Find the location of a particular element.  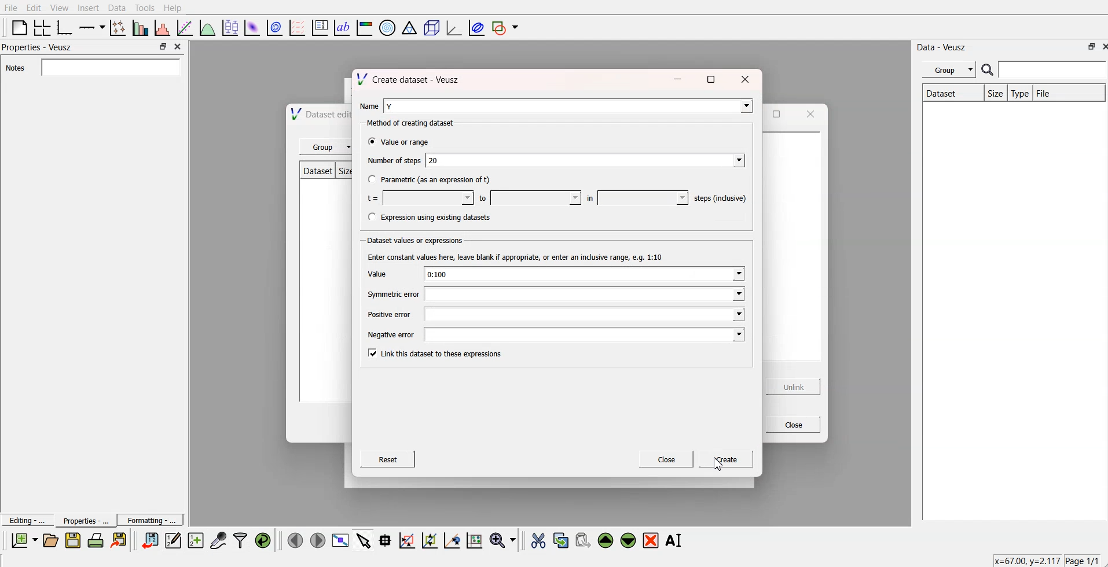

Enter constant values here, leave blank if appropriate, or enter an inclusive range, e.g. 1:10 is located at coordinates (512, 257).